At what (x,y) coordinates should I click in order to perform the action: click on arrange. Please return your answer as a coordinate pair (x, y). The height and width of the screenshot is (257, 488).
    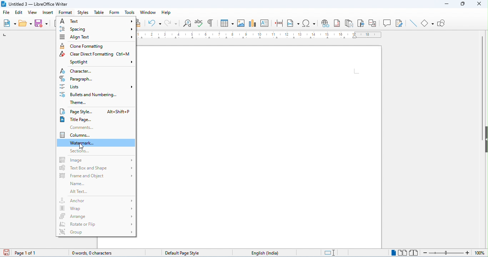
    Looking at the image, I should click on (95, 217).